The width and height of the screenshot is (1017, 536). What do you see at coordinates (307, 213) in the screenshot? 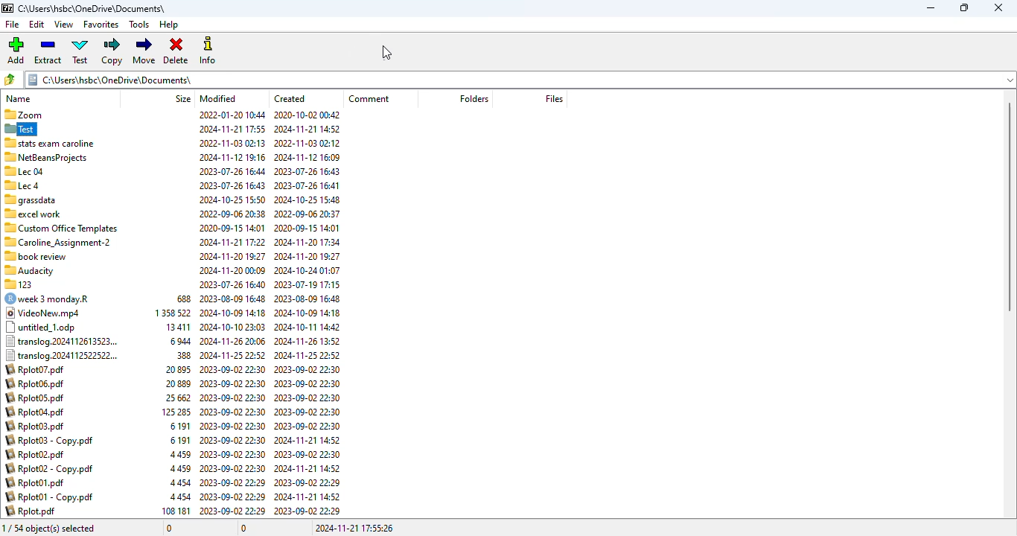
I see `2022-09-06 20:37` at bounding box center [307, 213].